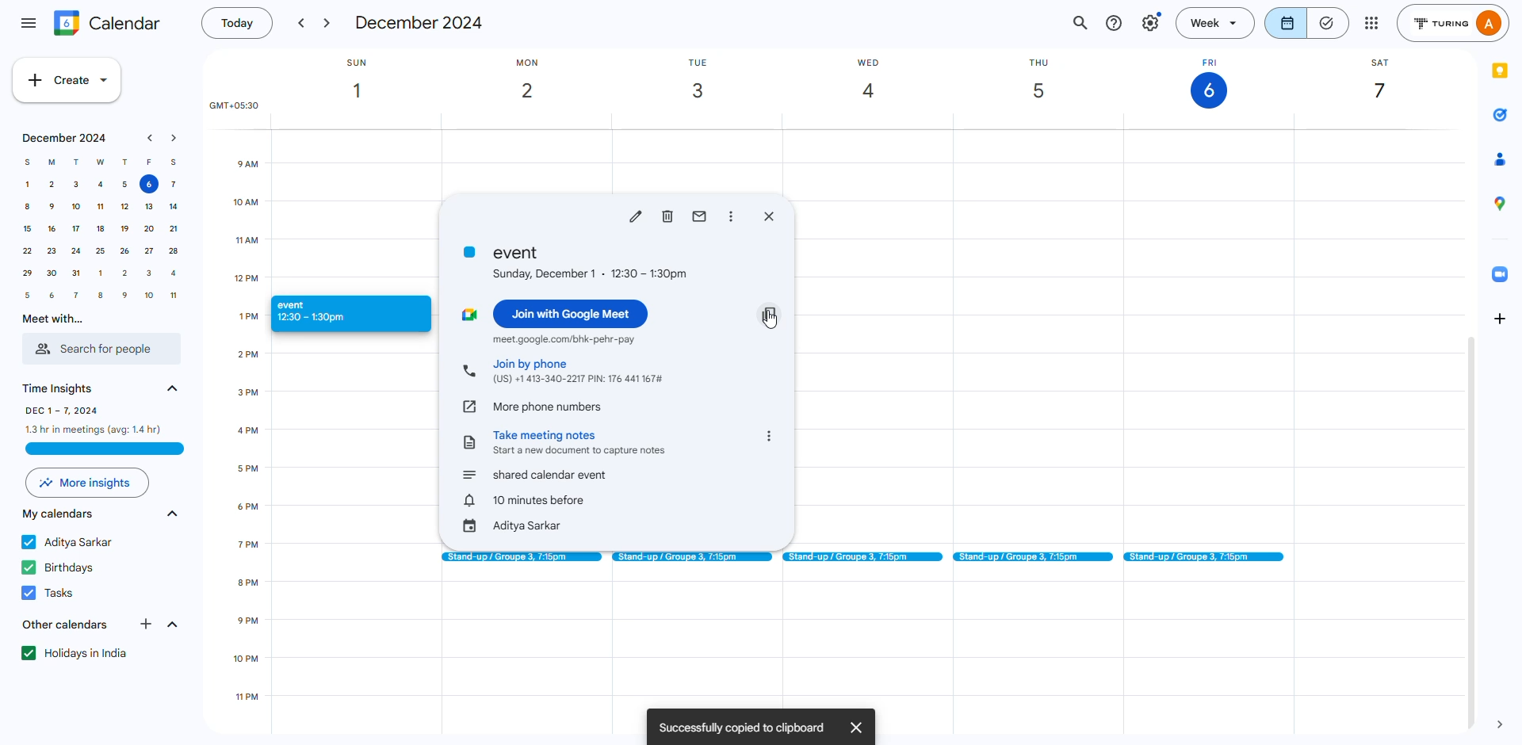 The image size is (1522, 745). Describe the element at coordinates (52, 163) in the screenshot. I see `M` at that location.